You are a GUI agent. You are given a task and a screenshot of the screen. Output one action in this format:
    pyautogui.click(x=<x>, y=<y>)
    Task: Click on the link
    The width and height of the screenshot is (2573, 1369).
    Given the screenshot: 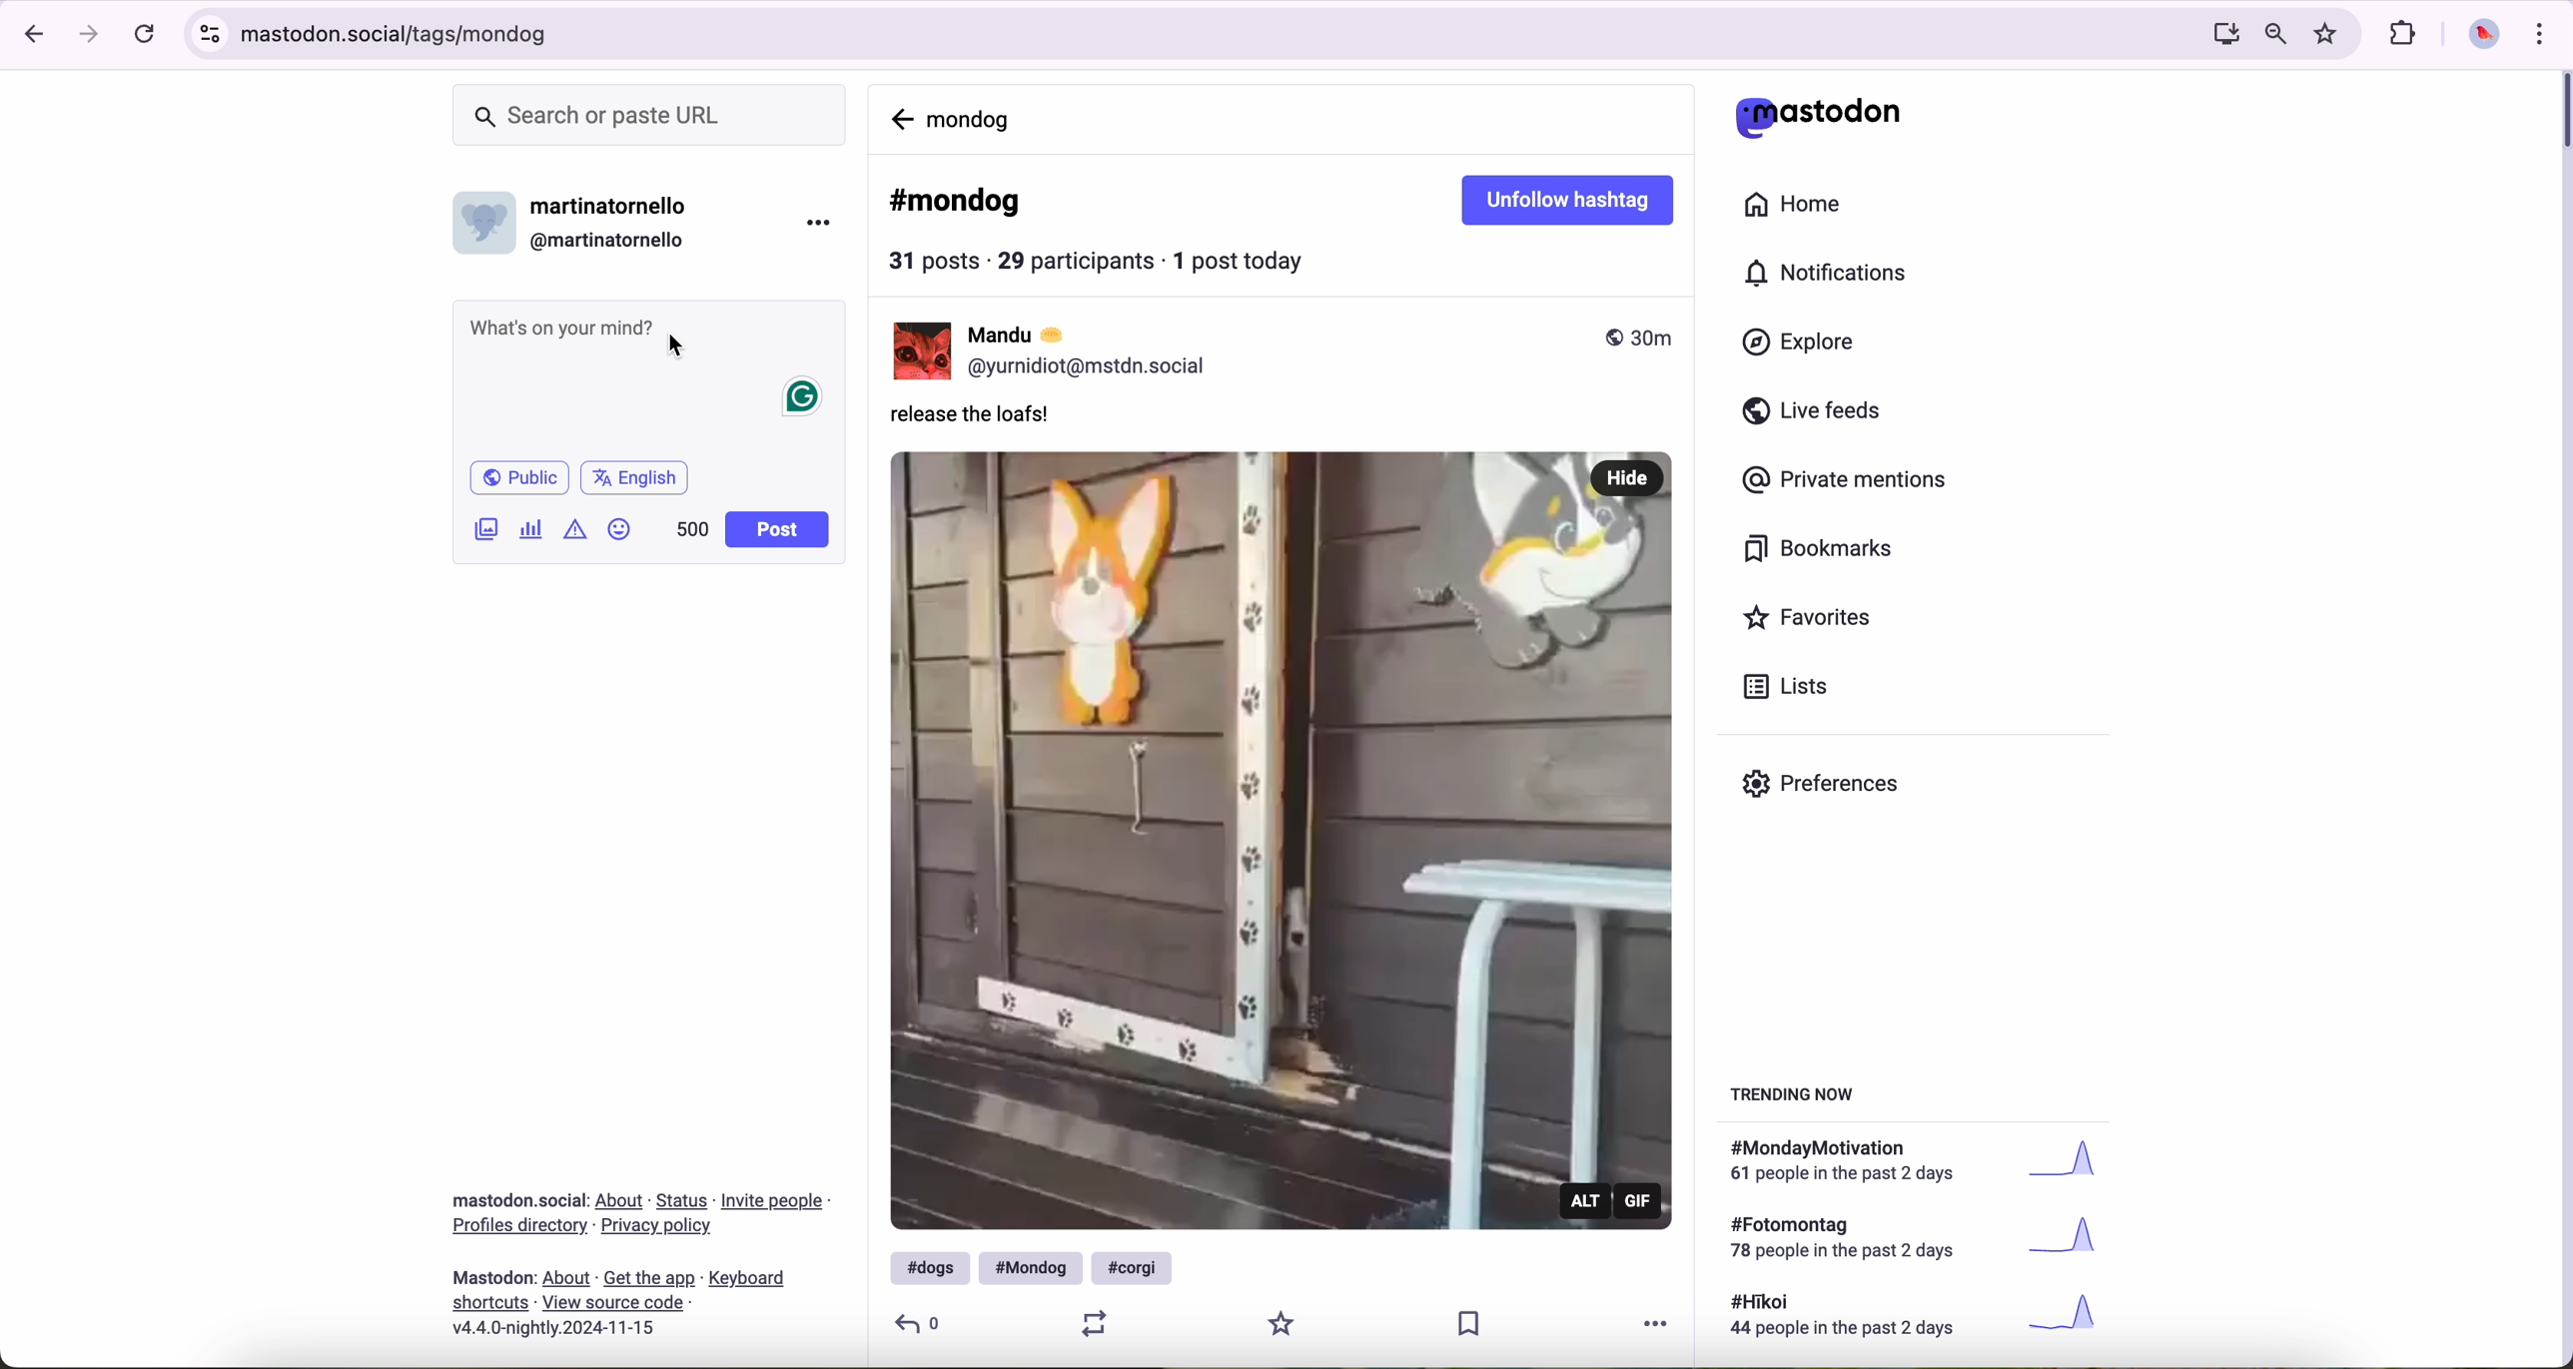 What is the action you would take?
    pyautogui.click(x=747, y=1281)
    